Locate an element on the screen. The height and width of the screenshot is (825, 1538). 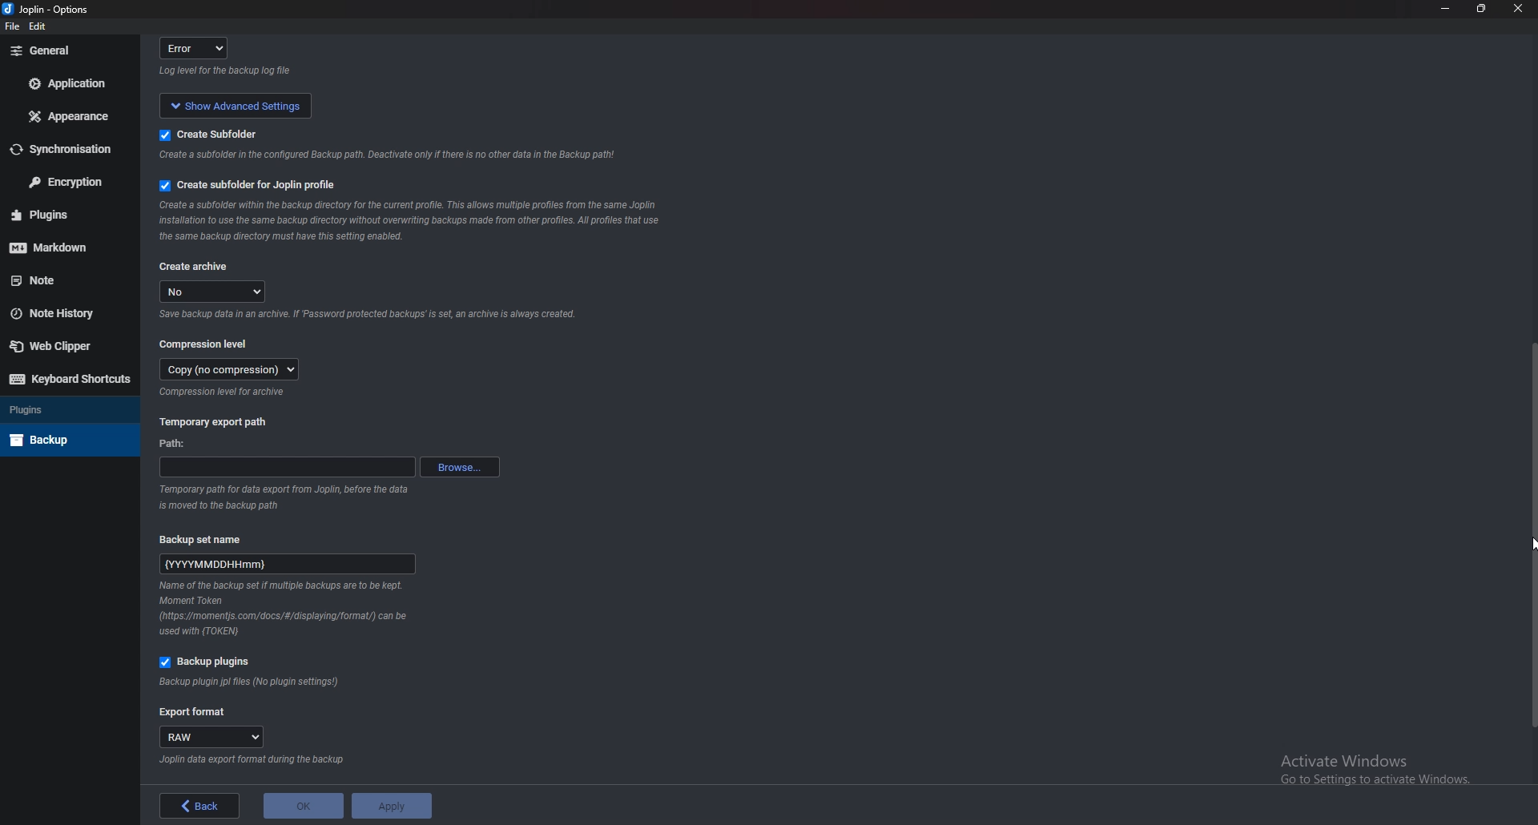
Mark down is located at coordinates (60, 245).